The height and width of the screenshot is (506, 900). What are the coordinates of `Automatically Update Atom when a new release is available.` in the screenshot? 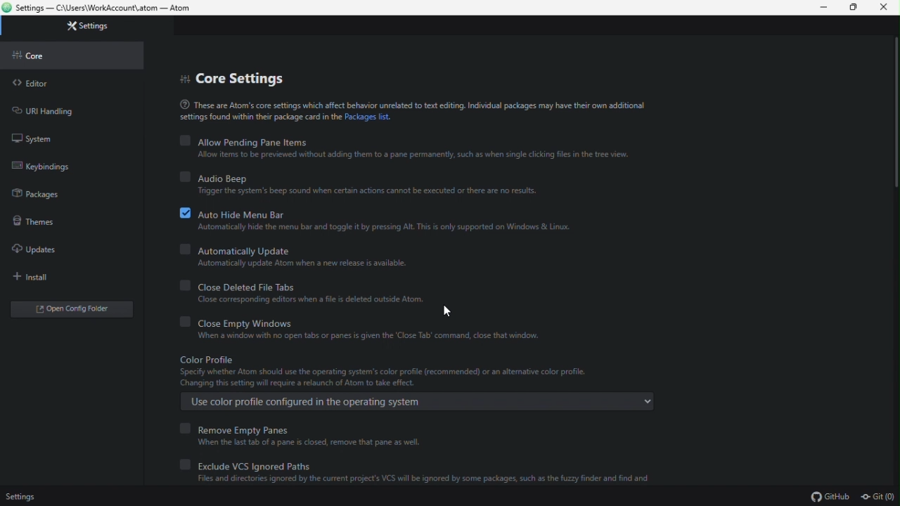 It's located at (300, 264).